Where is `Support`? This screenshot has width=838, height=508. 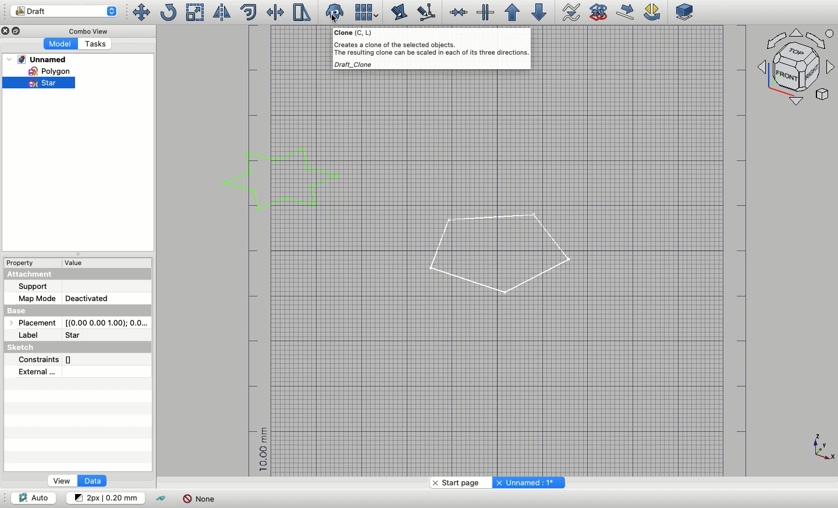
Support is located at coordinates (33, 287).